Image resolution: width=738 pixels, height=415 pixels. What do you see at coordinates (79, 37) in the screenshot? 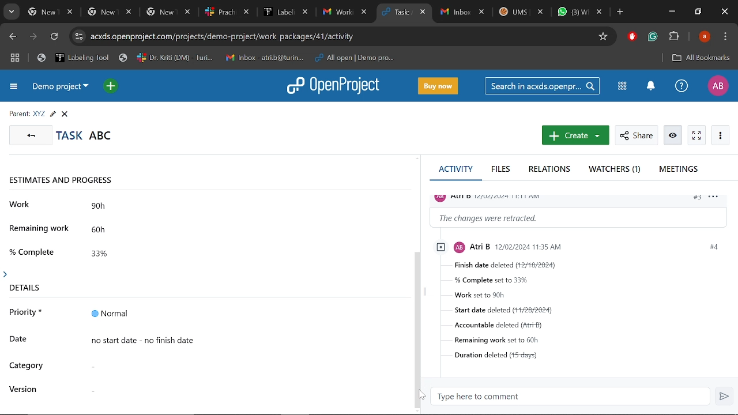
I see `Cite info` at bounding box center [79, 37].